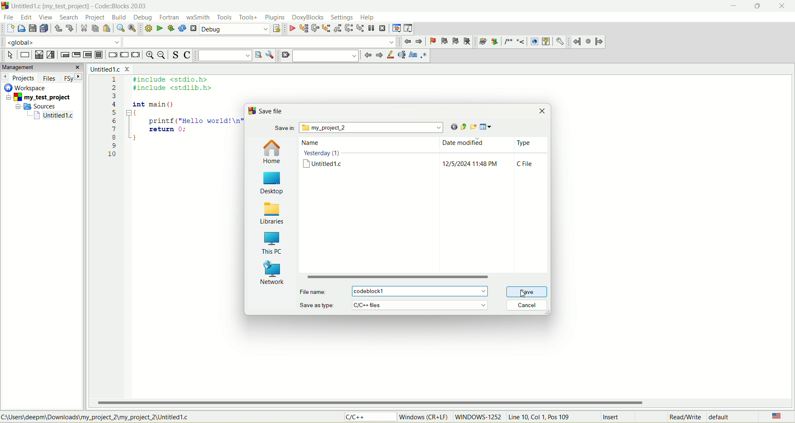 This screenshot has height=423, width=795. Describe the element at coordinates (39, 106) in the screenshot. I see `sources` at that location.